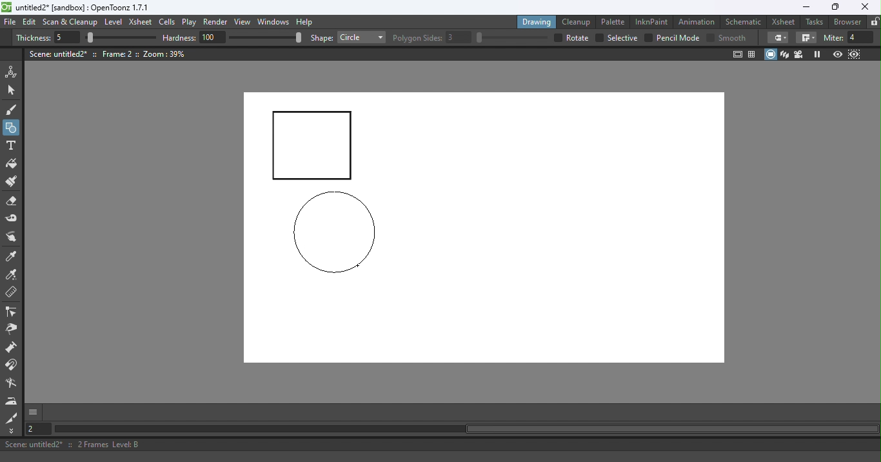 The image size is (881, 462). I want to click on Magnet tool, so click(12, 365).